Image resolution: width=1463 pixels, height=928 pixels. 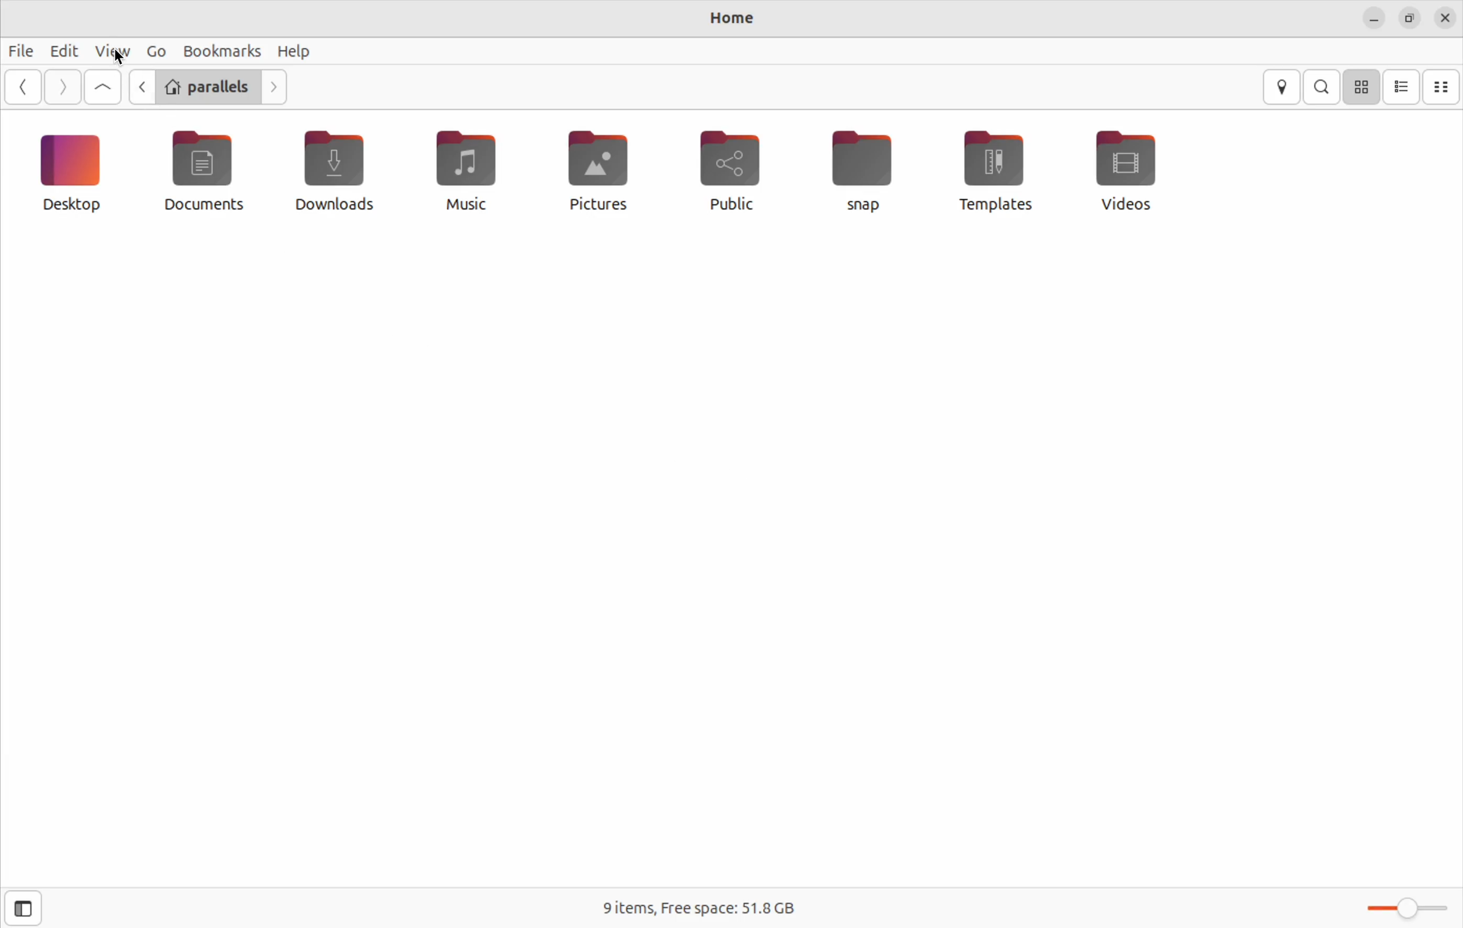 I want to click on Curosr, so click(x=120, y=57).